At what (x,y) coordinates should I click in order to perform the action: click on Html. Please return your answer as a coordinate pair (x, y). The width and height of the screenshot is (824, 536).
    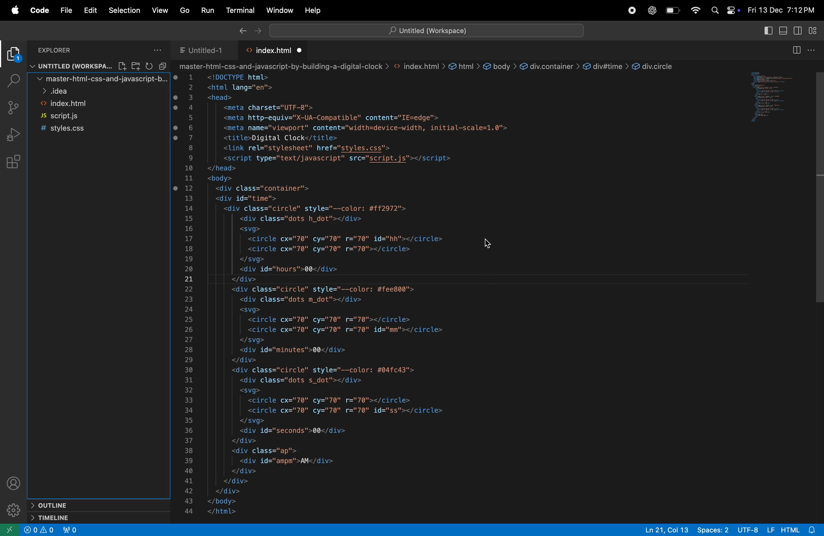
    Looking at the image, I should click on (790, 529).